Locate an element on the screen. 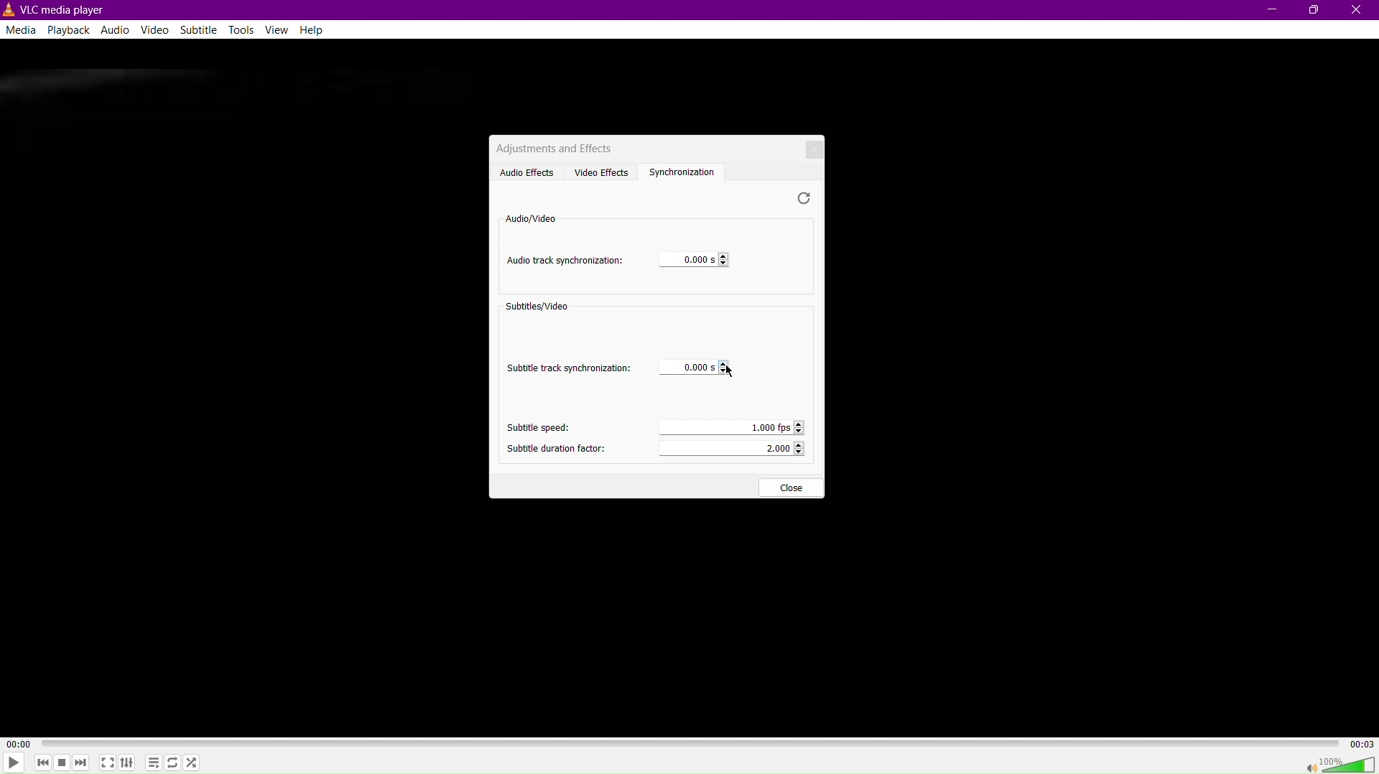  Subtitle duration factor is located at coordinates (555, 447).